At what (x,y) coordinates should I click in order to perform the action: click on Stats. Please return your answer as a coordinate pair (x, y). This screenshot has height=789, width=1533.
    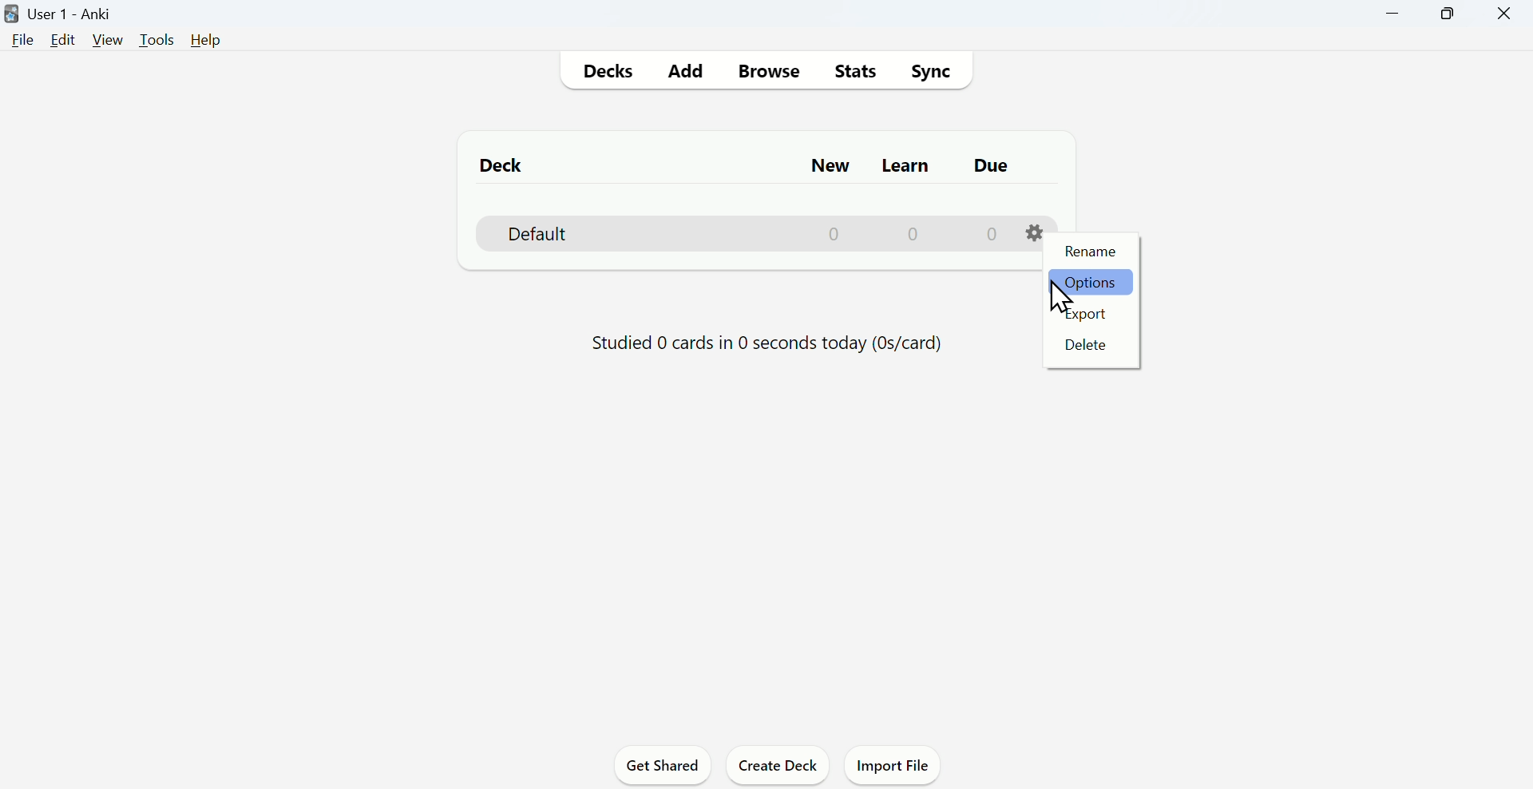
    Looking at the image, I should click on (850, 73).